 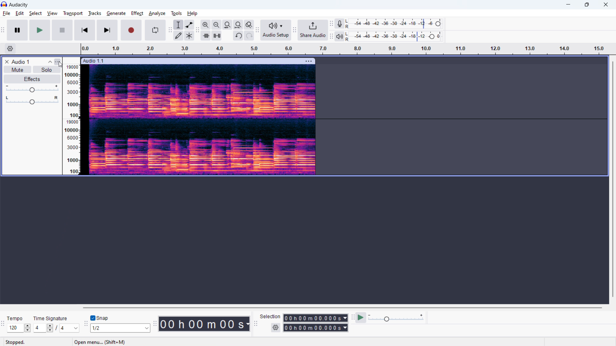 What do you see at coordinates (352, 317) in the screenshot?
I see `play at speed toolbar` at bounding box center [352, 317].